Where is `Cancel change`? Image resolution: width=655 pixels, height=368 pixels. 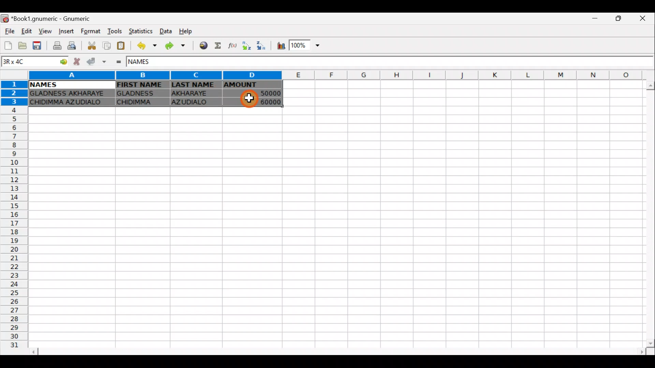
Cancel change is located at coordinates (76, 62).